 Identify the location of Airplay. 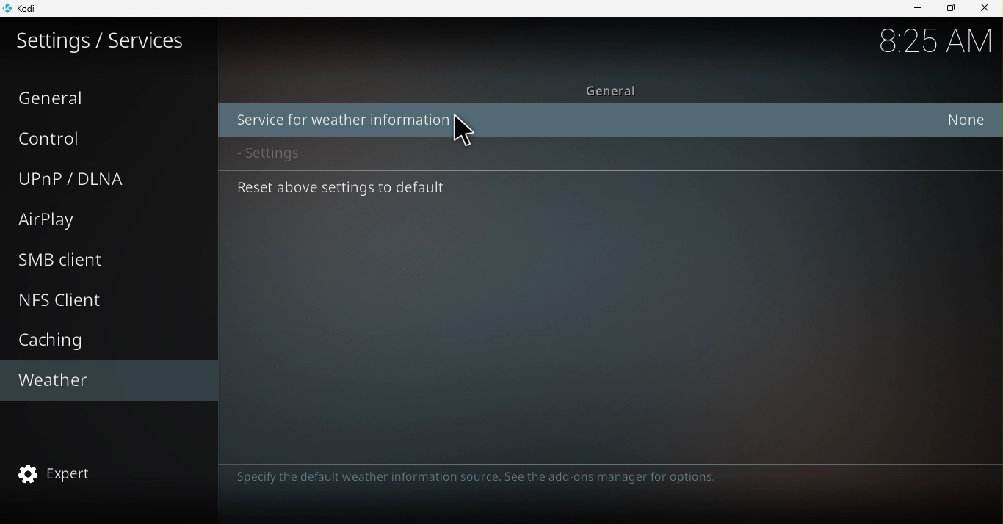
(101, 219).